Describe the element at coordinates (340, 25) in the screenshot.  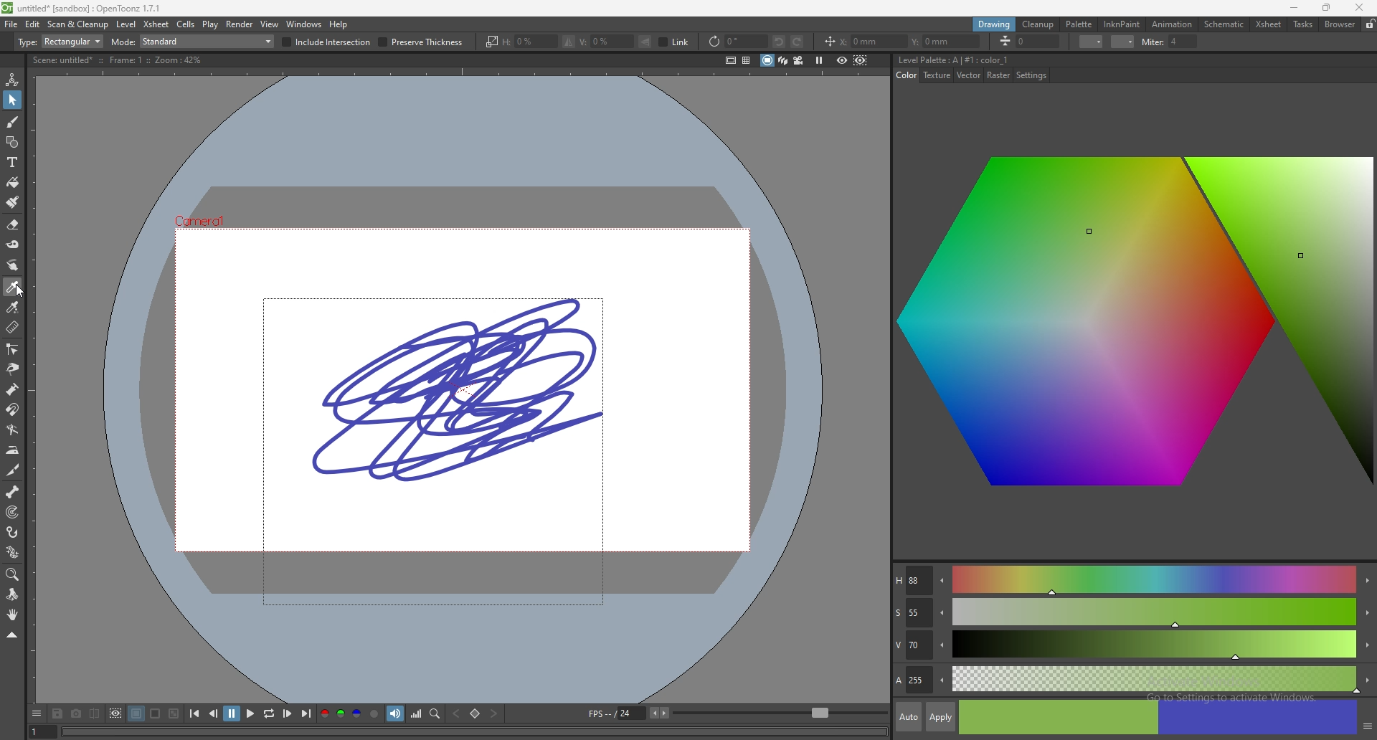
I see `help` at that location.